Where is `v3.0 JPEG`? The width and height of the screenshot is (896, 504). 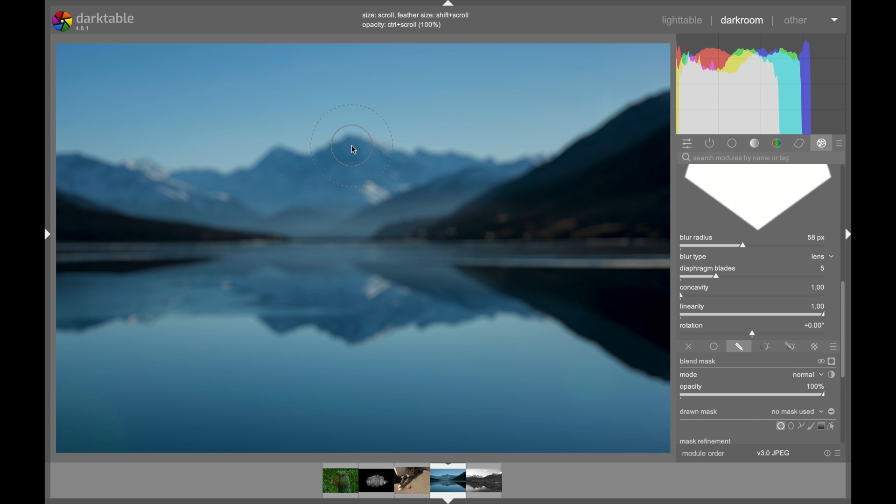 v3.0 JPEG is located at coordinates (776, 455).